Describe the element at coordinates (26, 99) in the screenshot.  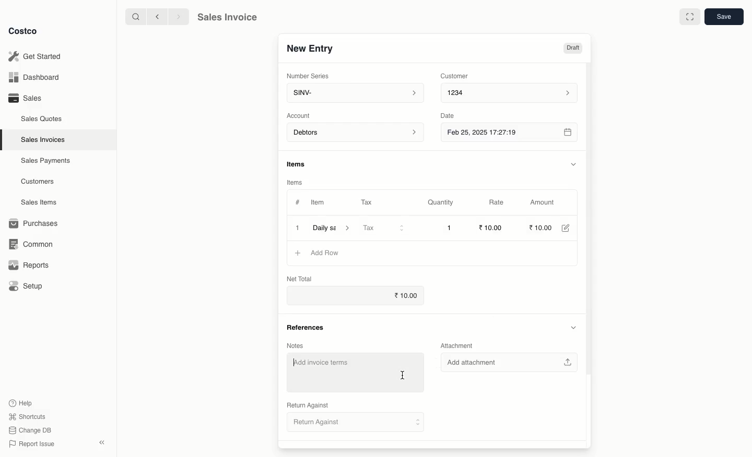
I see `Sales` at that location.